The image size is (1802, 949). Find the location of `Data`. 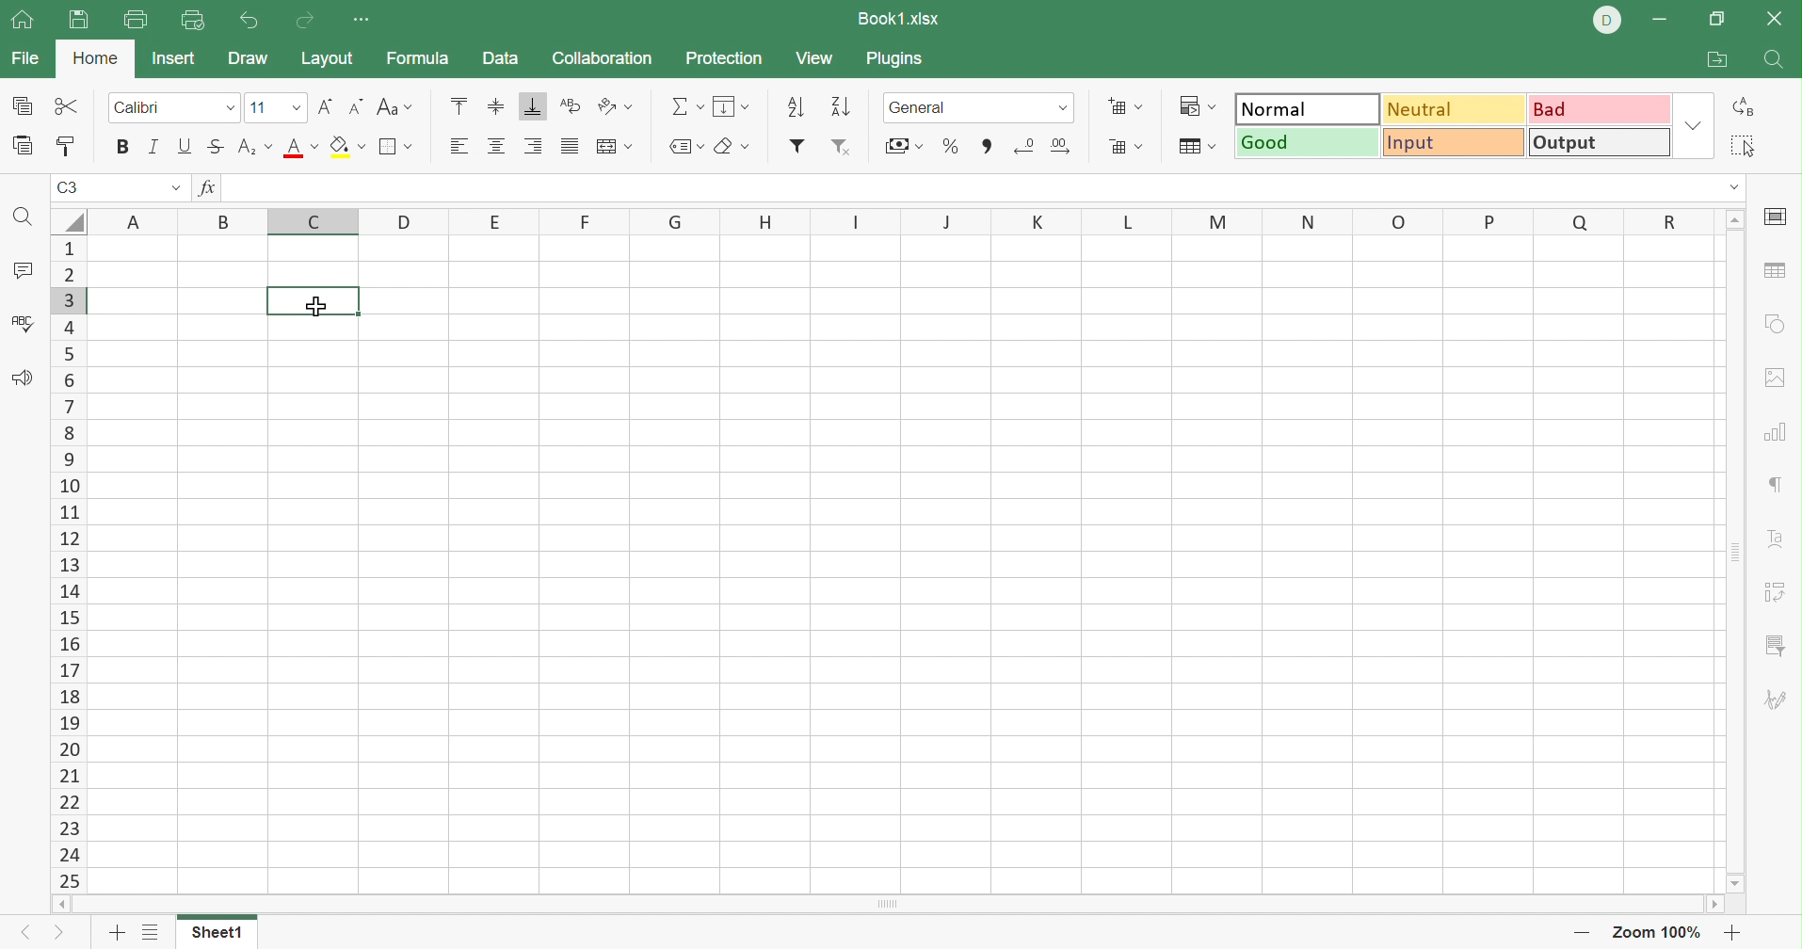

Data is located at coordinates (498, 57).